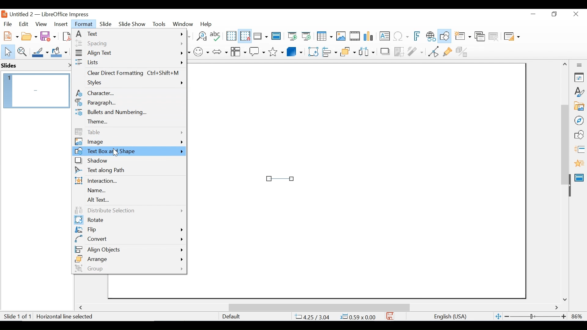 Image resolution: width=587 pixels, height=330 pixels. What do you see at coordinates (41, 24) in the screenshot?
I see `View` at bounding box center [41, 24].